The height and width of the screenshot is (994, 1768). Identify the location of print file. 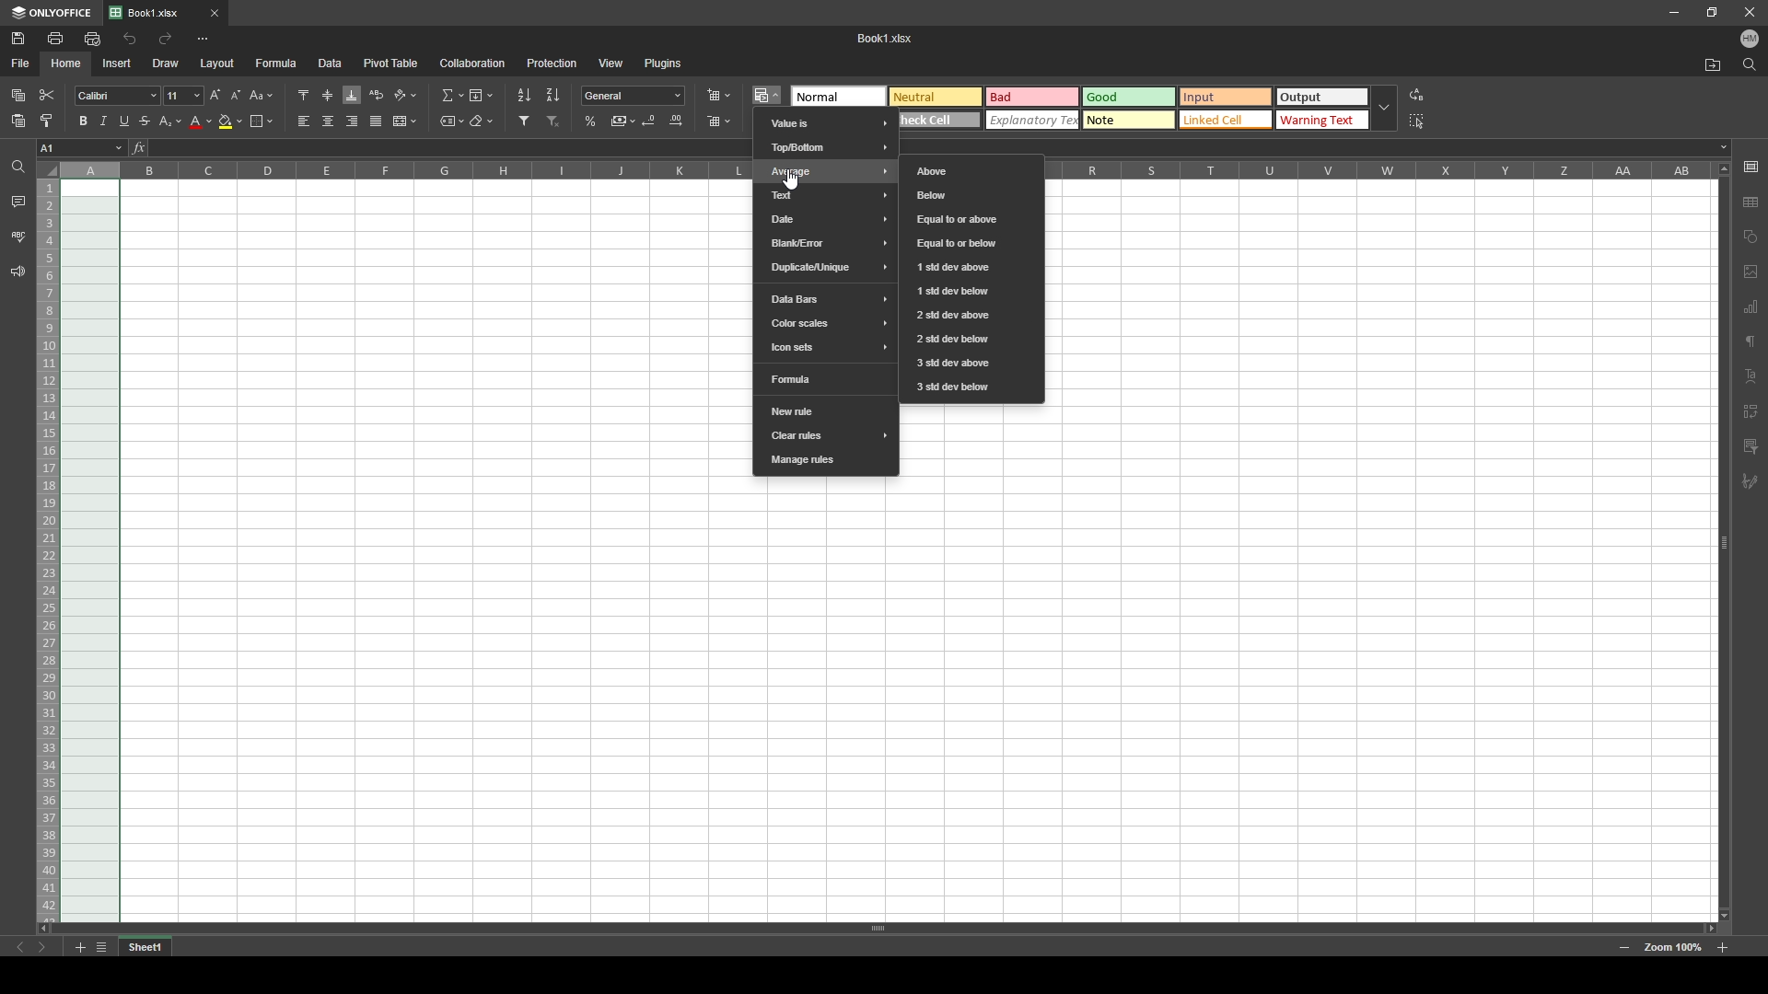
(54, 38).